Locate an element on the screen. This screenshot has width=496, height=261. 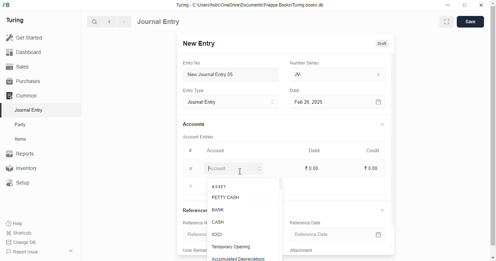
journal entry is located at coordinates (231, 102).